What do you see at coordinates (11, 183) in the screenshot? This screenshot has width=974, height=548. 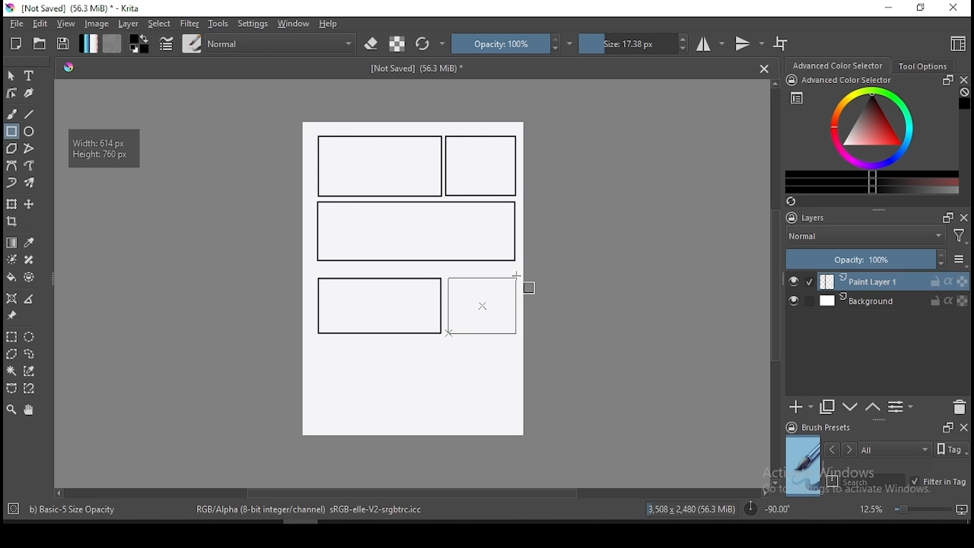 I see `dynamic brush tool` at bounding box center [11, 183].